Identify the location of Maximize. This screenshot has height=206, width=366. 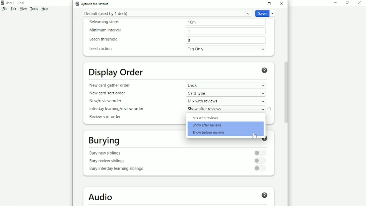
(269, 4).